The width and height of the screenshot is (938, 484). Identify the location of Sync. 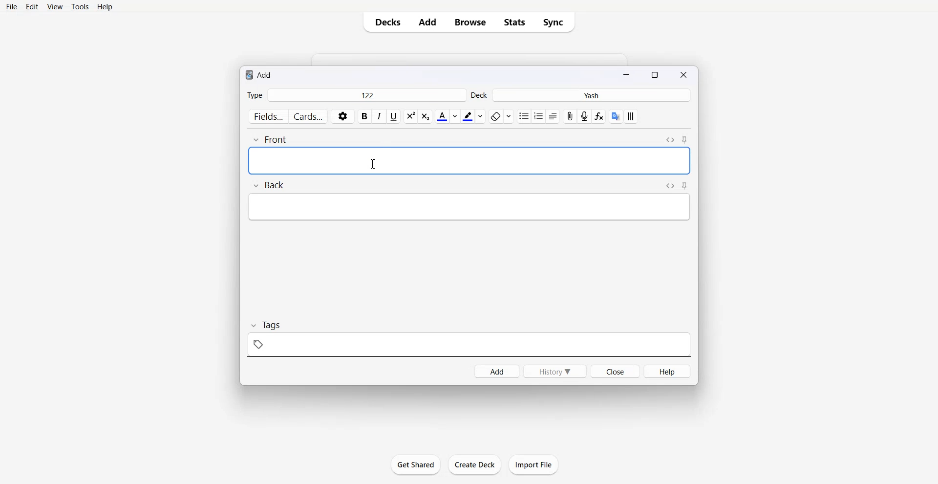
(556, 22).